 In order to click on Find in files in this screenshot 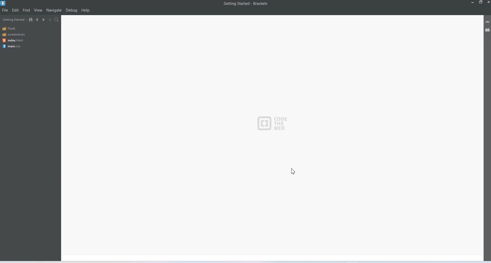, I will do `click(57, 20)`.